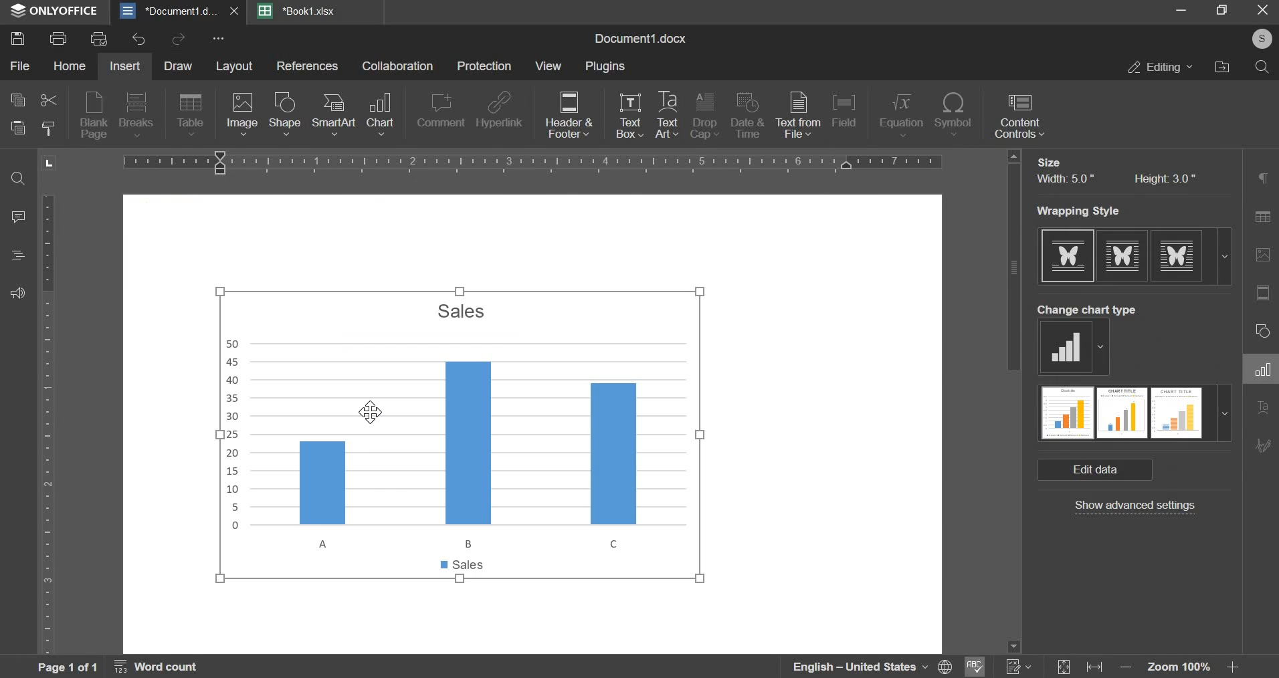 This screenshot has width=1279, height=678. I want to click on cursor, so click(368, 414).